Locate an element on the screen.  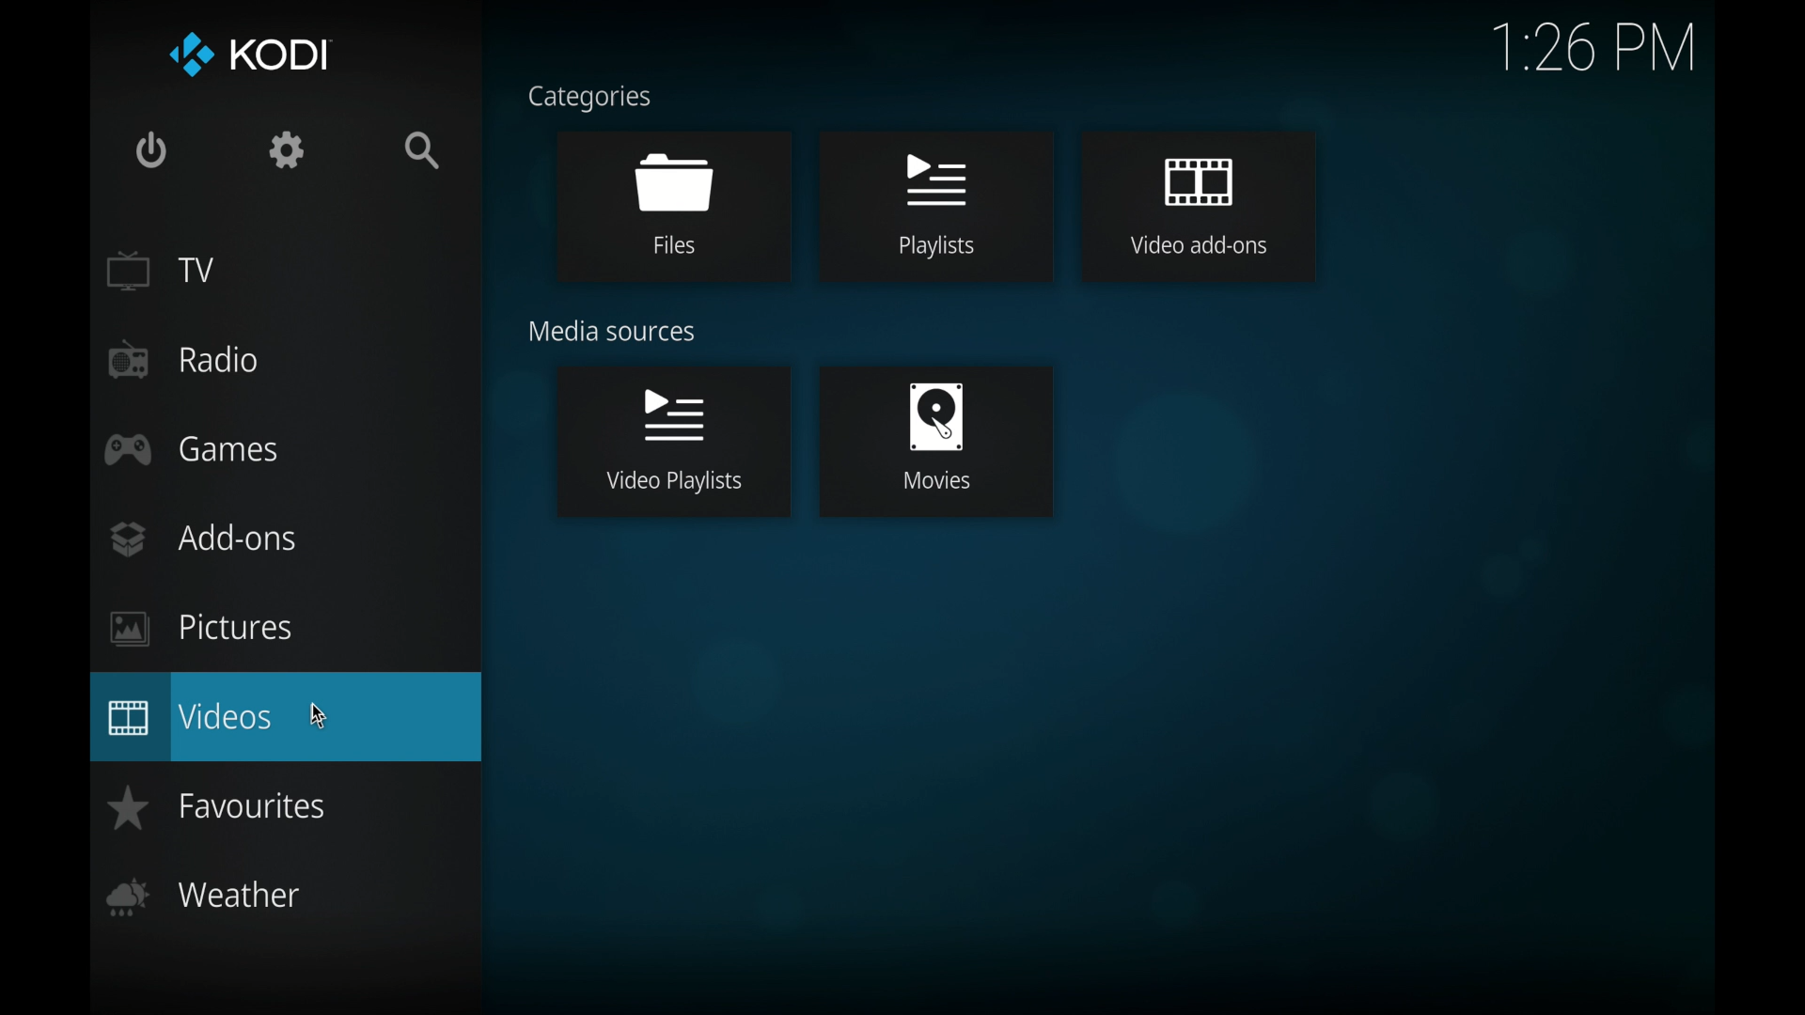
favorites is located at coordinates (216, 806).